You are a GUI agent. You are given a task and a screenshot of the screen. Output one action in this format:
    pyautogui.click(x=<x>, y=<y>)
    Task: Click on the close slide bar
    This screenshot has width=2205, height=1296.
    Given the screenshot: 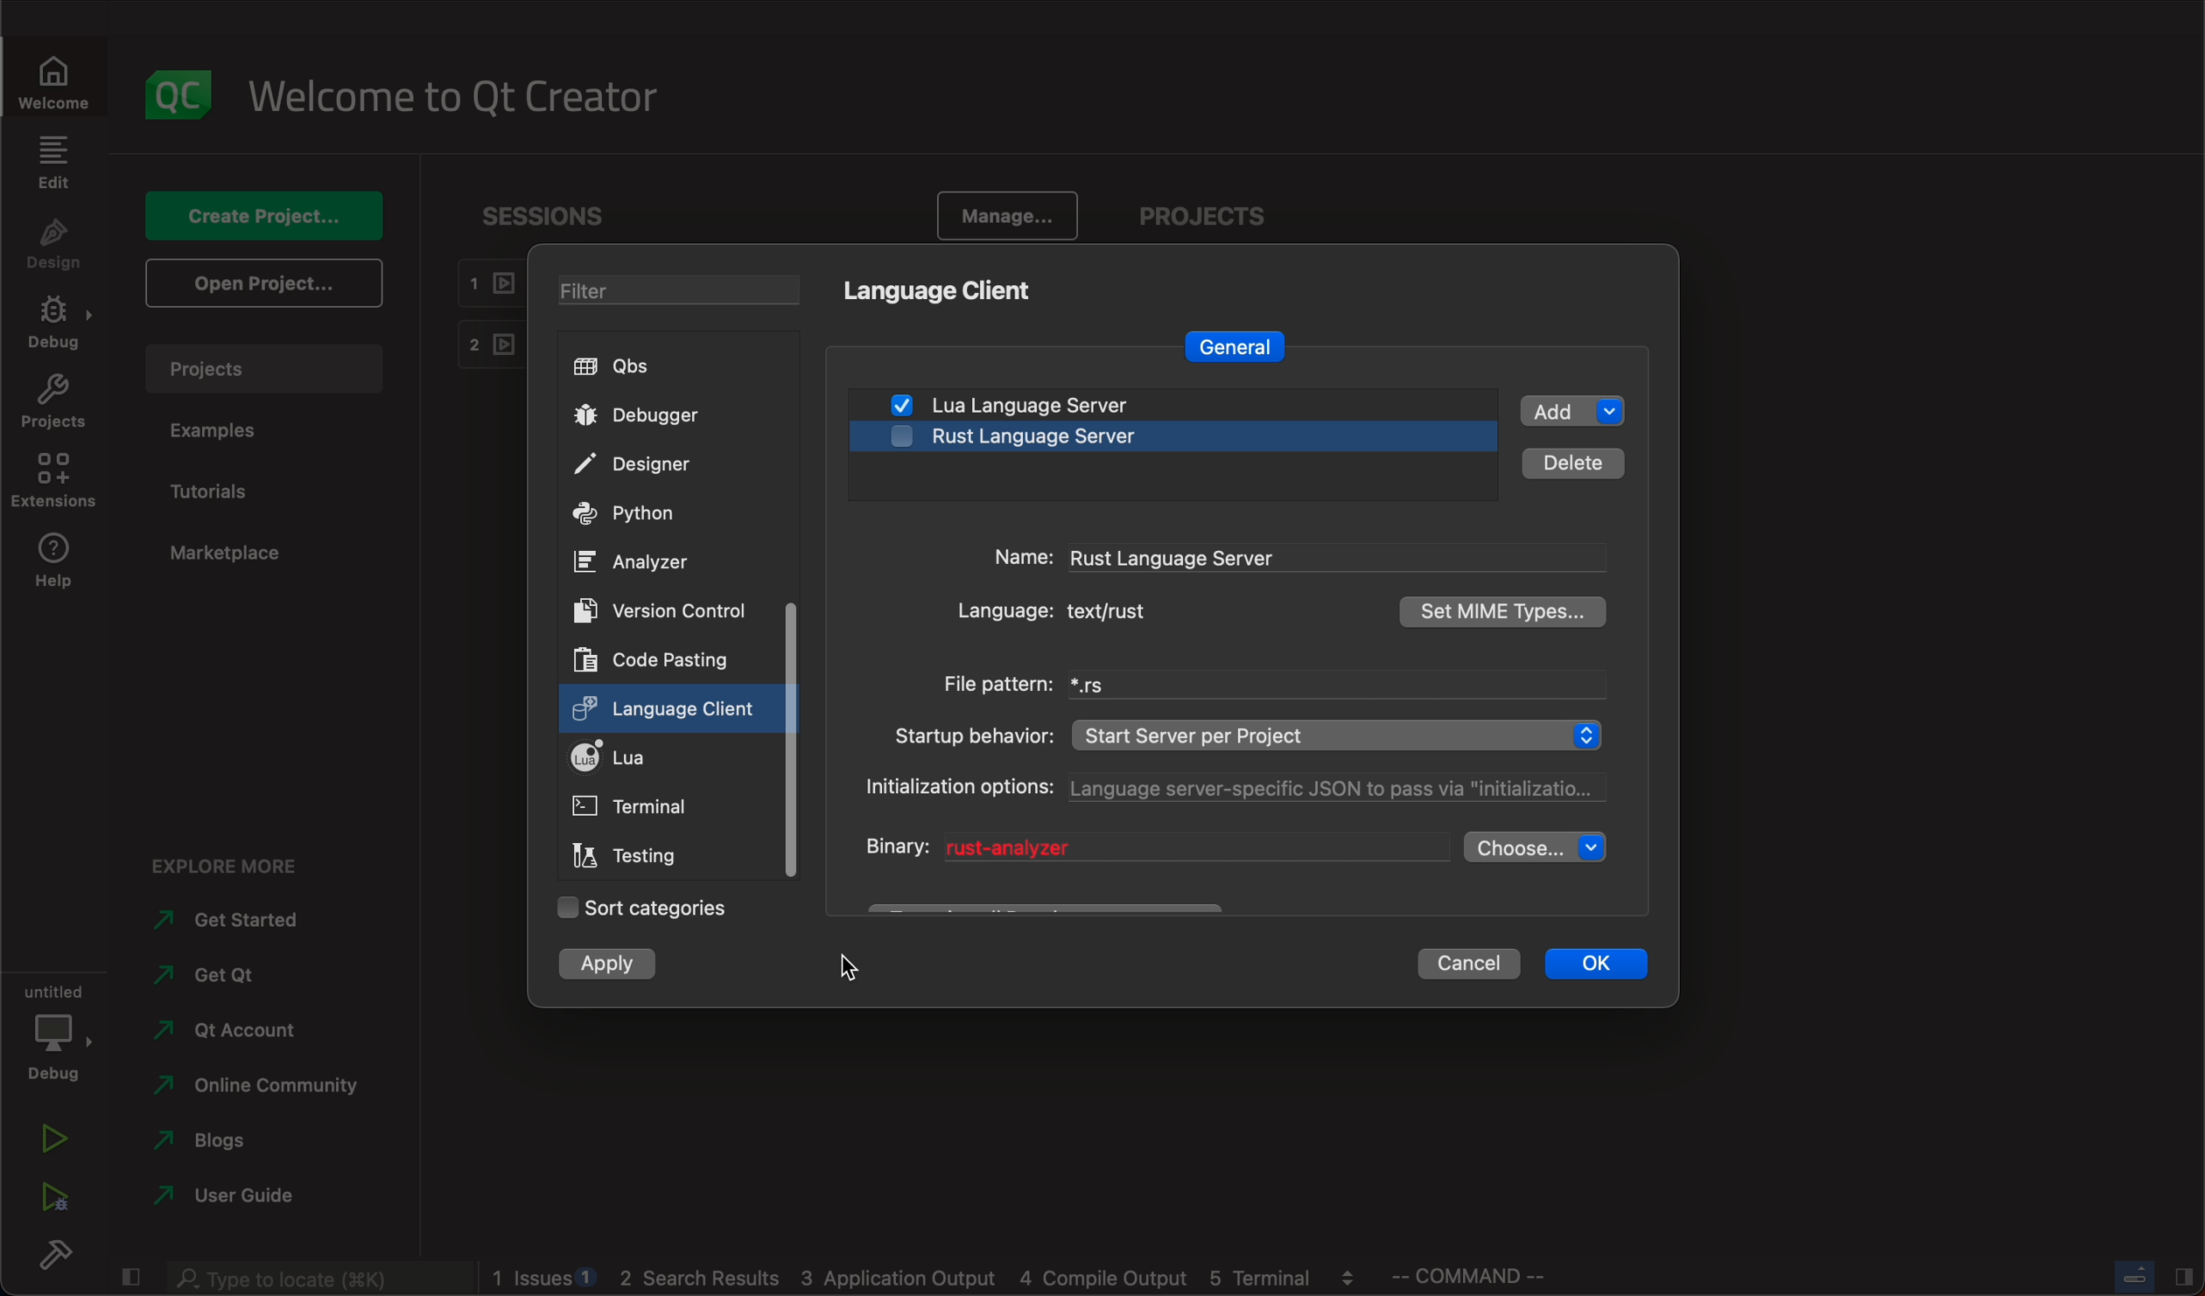 What is the action you would take?
    pyautogui.click(x=129, y=1279)
    